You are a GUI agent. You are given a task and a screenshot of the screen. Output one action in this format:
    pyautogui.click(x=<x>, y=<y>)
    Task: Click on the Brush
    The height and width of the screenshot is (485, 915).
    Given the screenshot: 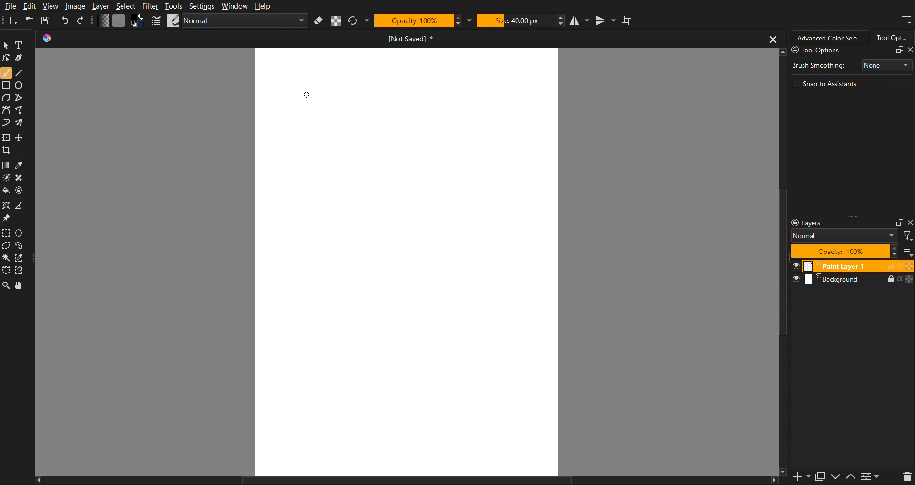 What is the action you would take?
    pyautogui.click(x=6, y=72)
    